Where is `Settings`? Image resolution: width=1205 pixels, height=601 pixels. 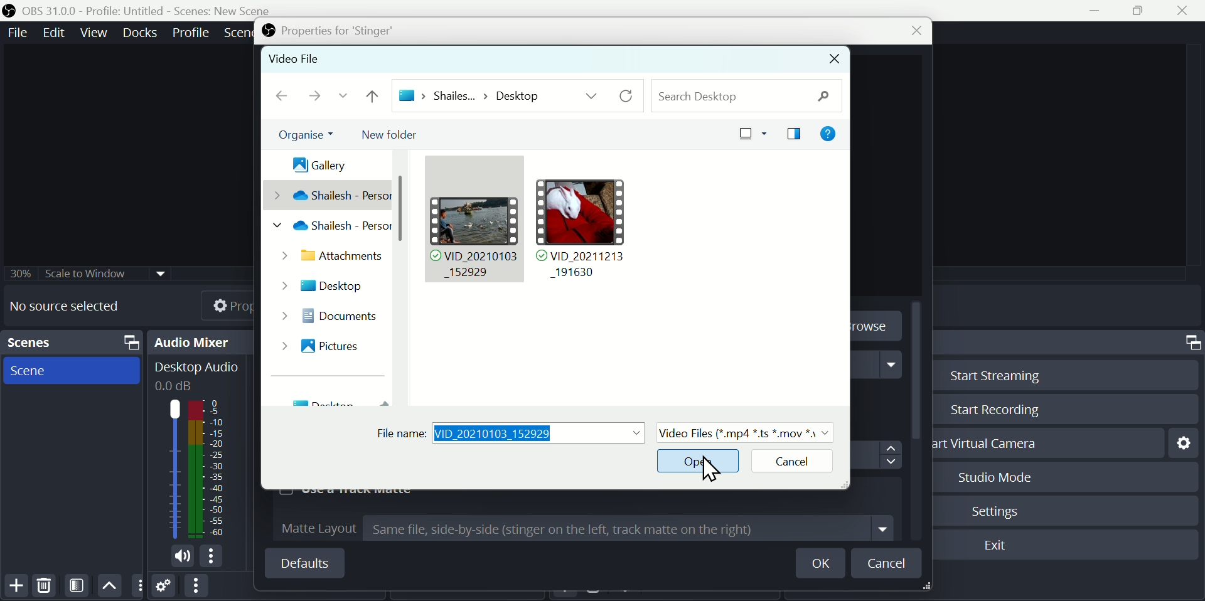 Settings is located at coordinates (1000, 509).